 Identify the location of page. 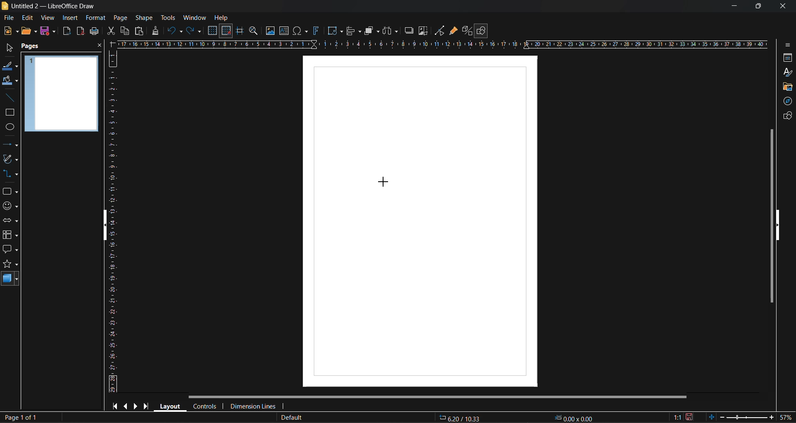
(120, 17).